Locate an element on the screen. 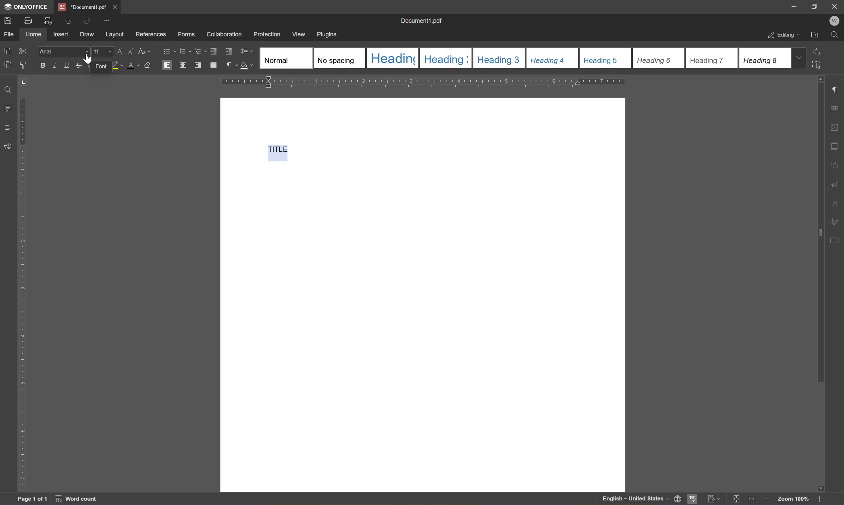 Image resolution: width=844 pixels, height=505 pixels. ruler is located at coordinates (422, 82).